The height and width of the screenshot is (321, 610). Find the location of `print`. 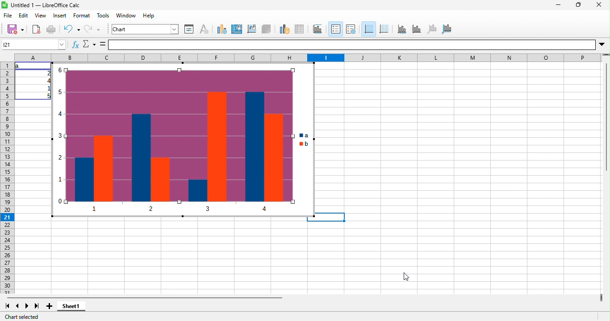

print is located at coordinates (51, 29).